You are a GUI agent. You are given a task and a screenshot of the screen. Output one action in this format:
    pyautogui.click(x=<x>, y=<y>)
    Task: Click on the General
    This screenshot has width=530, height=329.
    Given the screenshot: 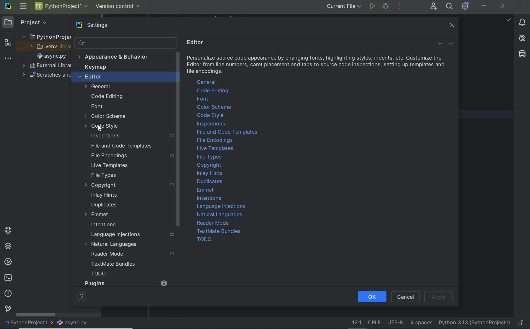 What is the action you would take?
    pyautogui.click(x=208, y=82)
    